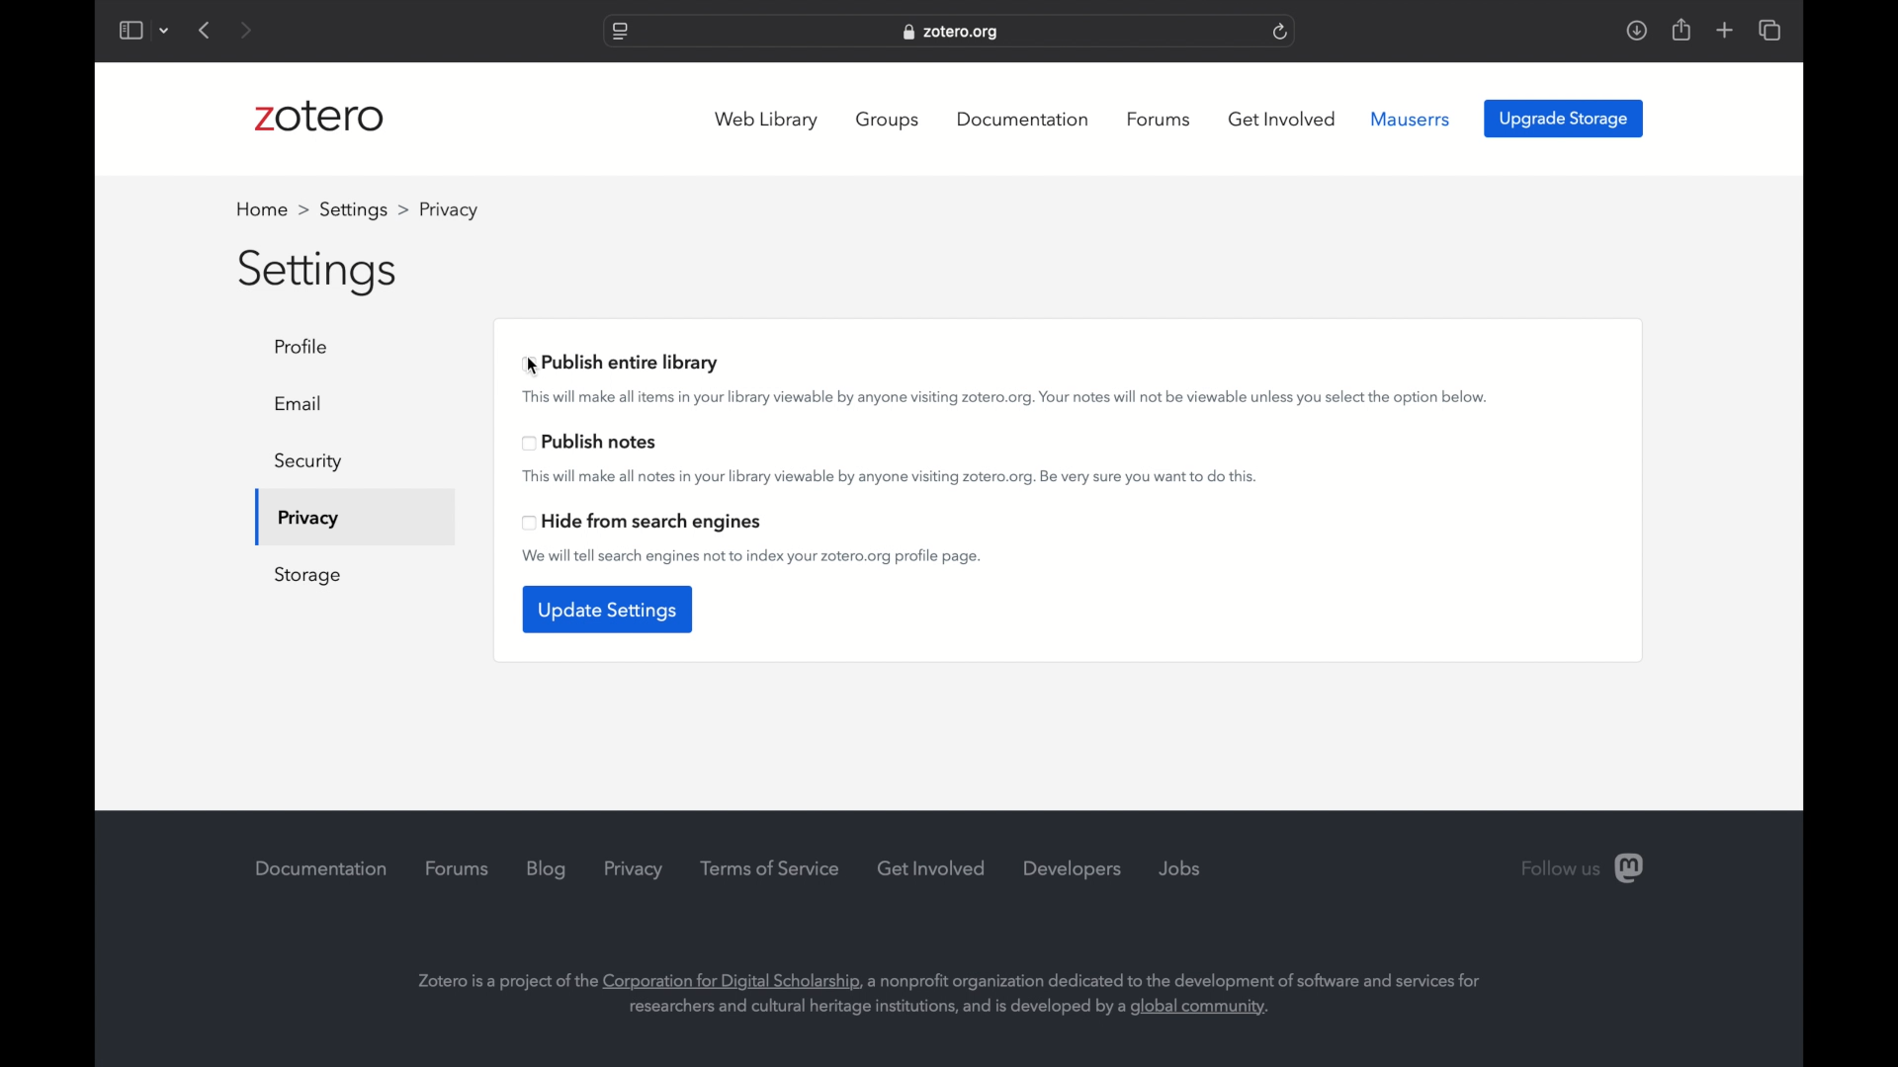  What do you see at coordinates (1637, 31) in the screenshot?
I see `download` at bounding box center [1637, 31].